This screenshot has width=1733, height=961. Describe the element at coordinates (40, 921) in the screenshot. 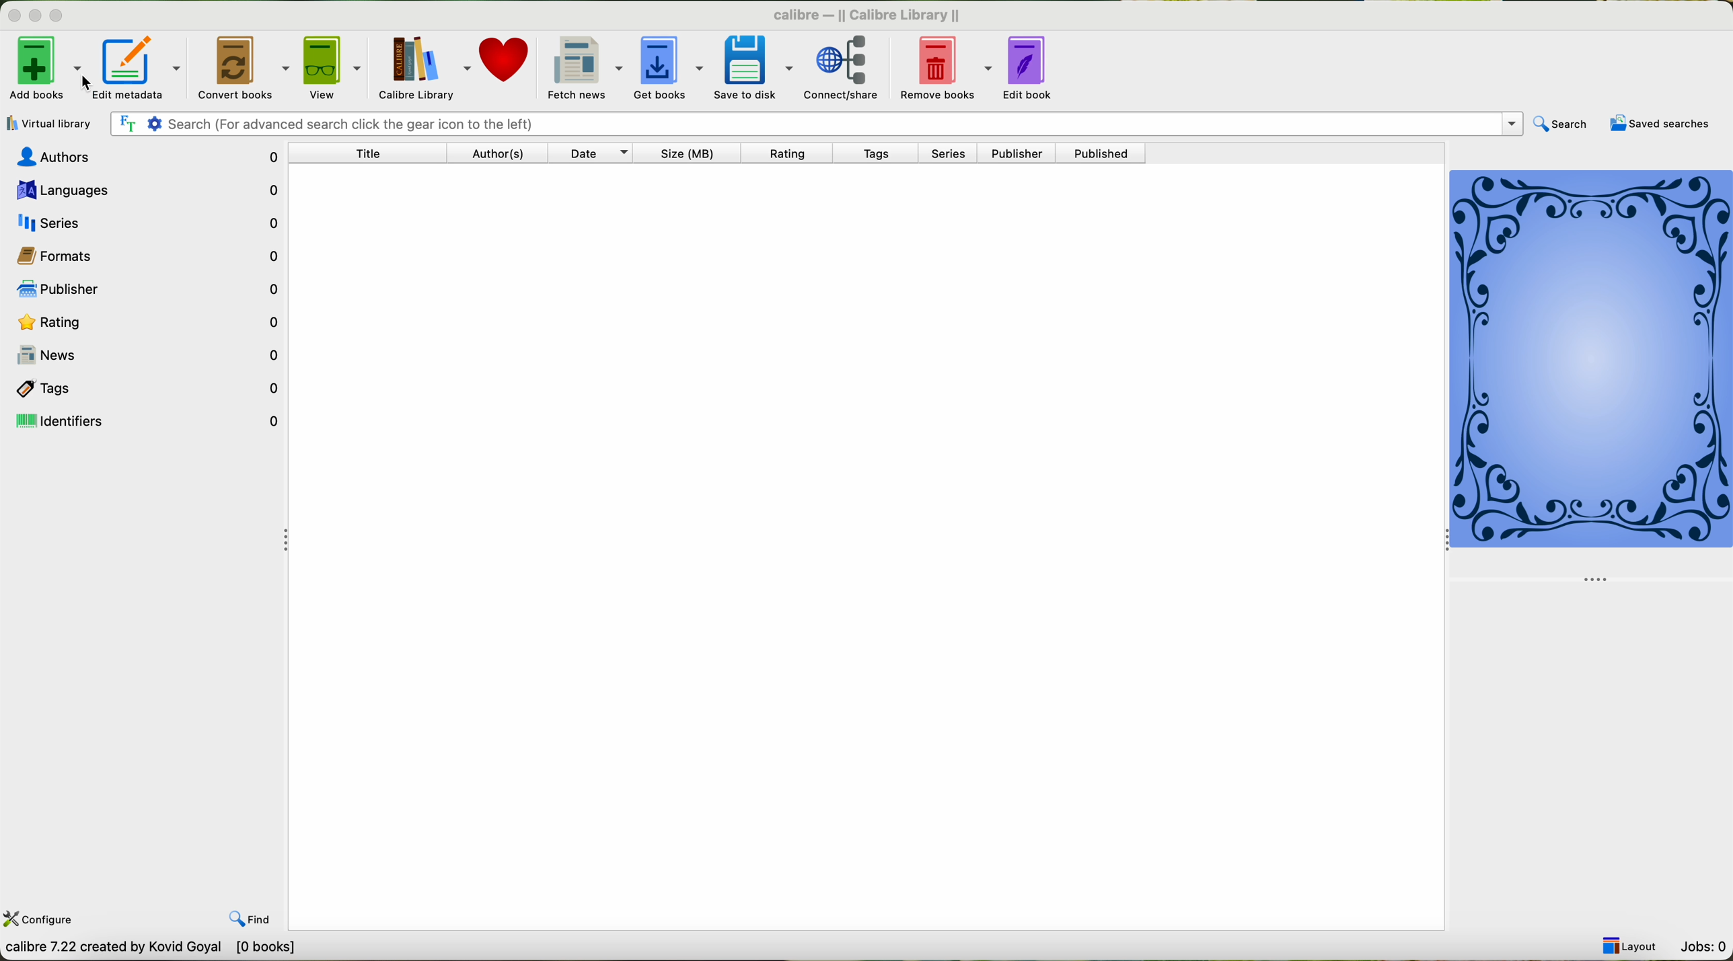

I see `configure` at that location.